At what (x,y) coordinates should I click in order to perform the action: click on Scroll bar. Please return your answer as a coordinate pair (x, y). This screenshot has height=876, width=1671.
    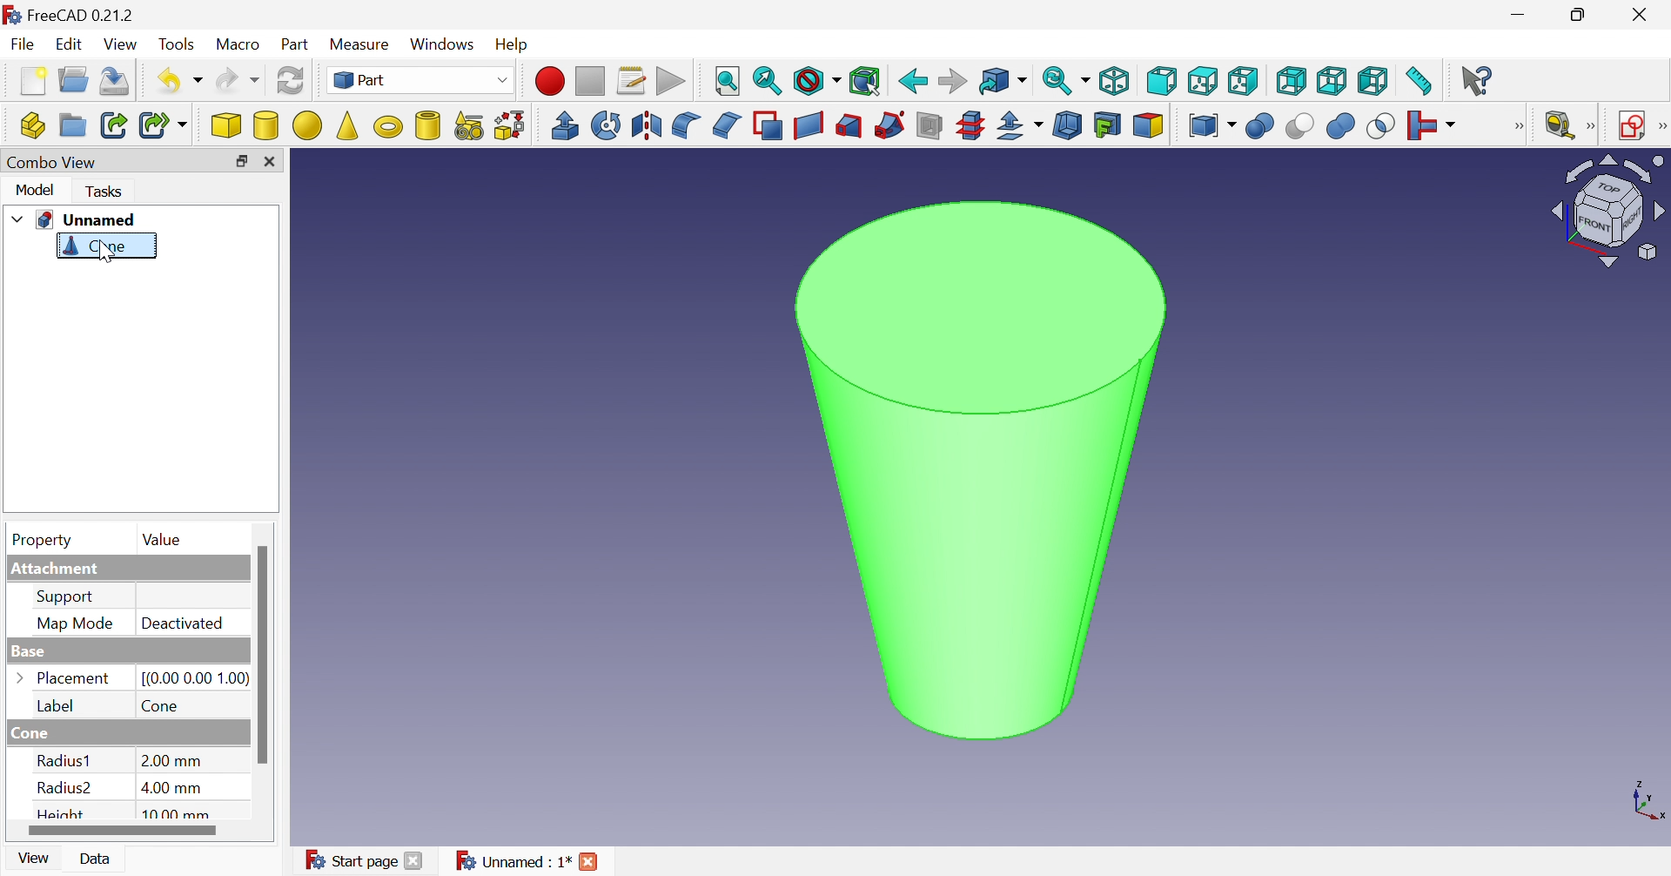
    Looking at the image, I should click on (123, 830).